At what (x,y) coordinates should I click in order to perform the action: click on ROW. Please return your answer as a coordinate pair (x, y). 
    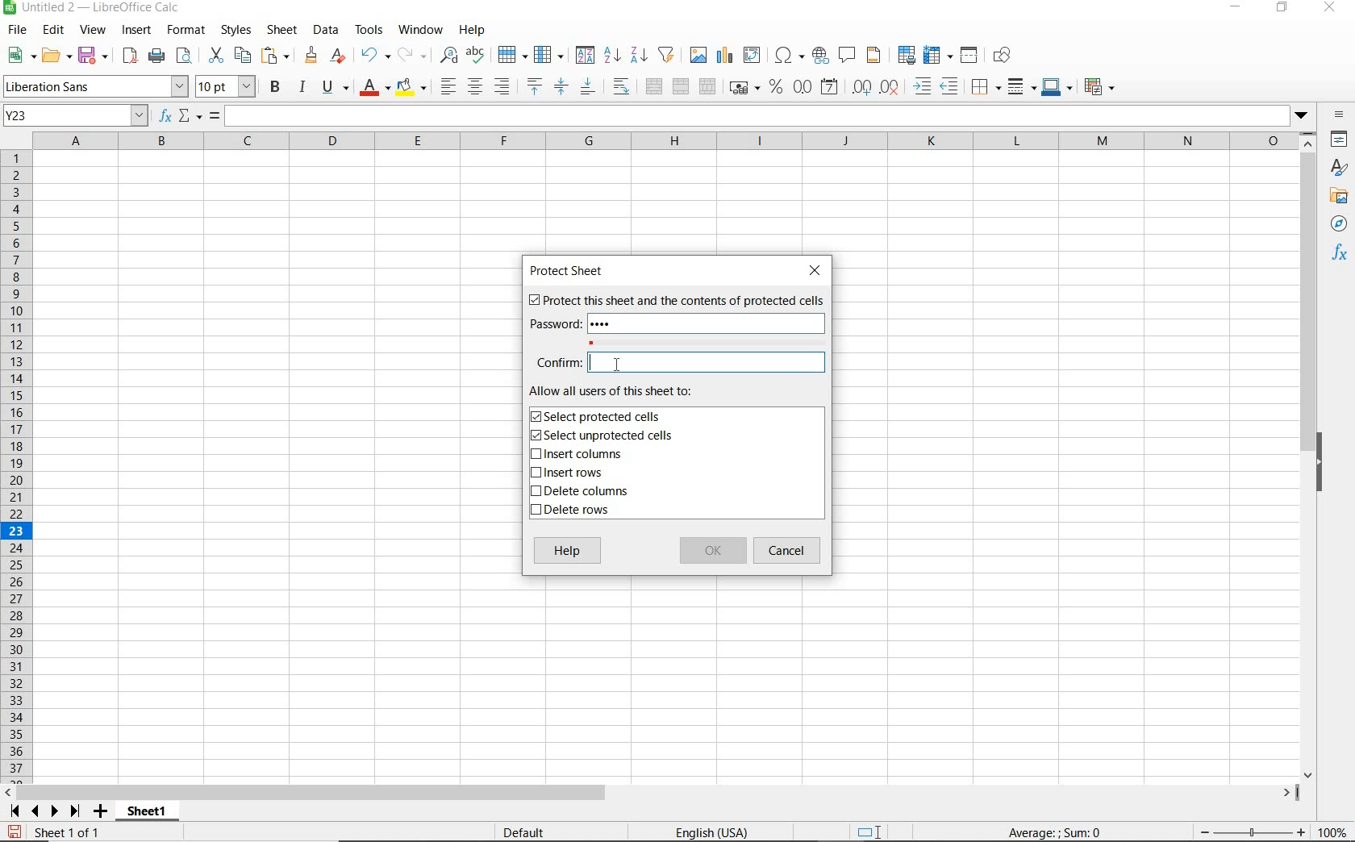
    Looking at the image, I should click on (512, 53).